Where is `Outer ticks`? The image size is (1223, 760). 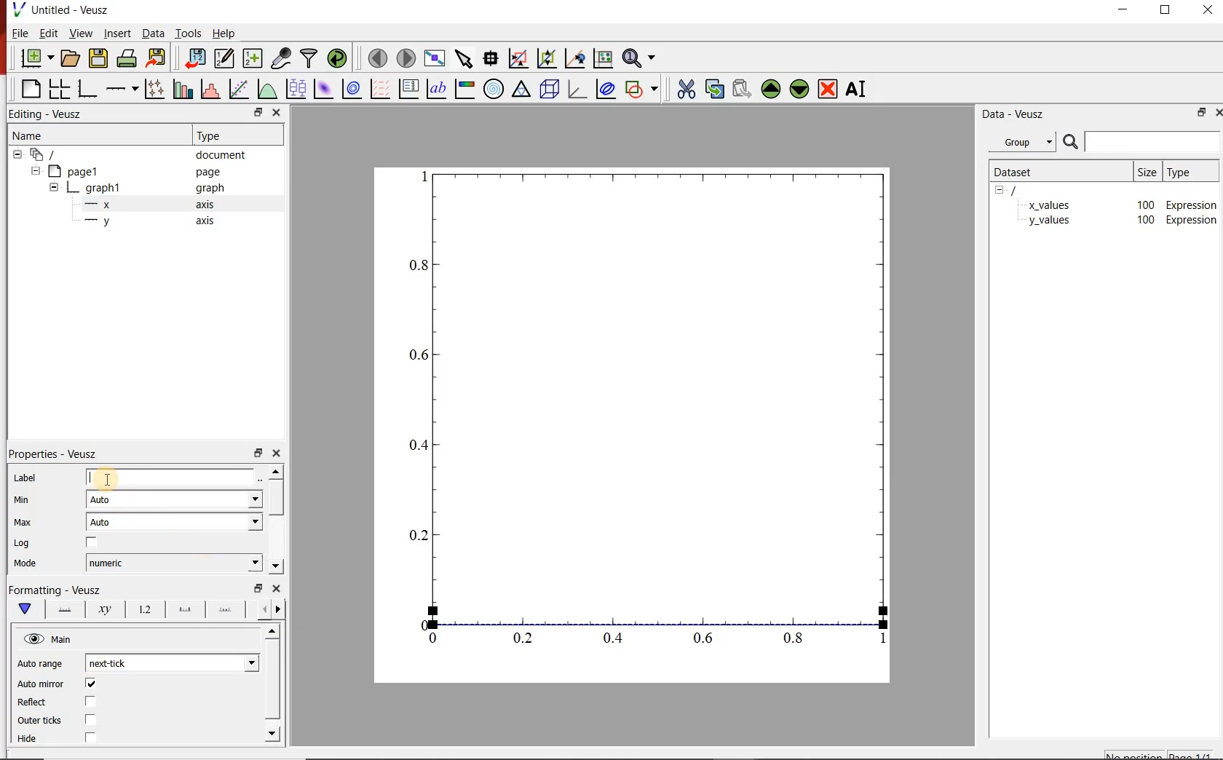 Outer ticks is located at coordinates (40, 721).